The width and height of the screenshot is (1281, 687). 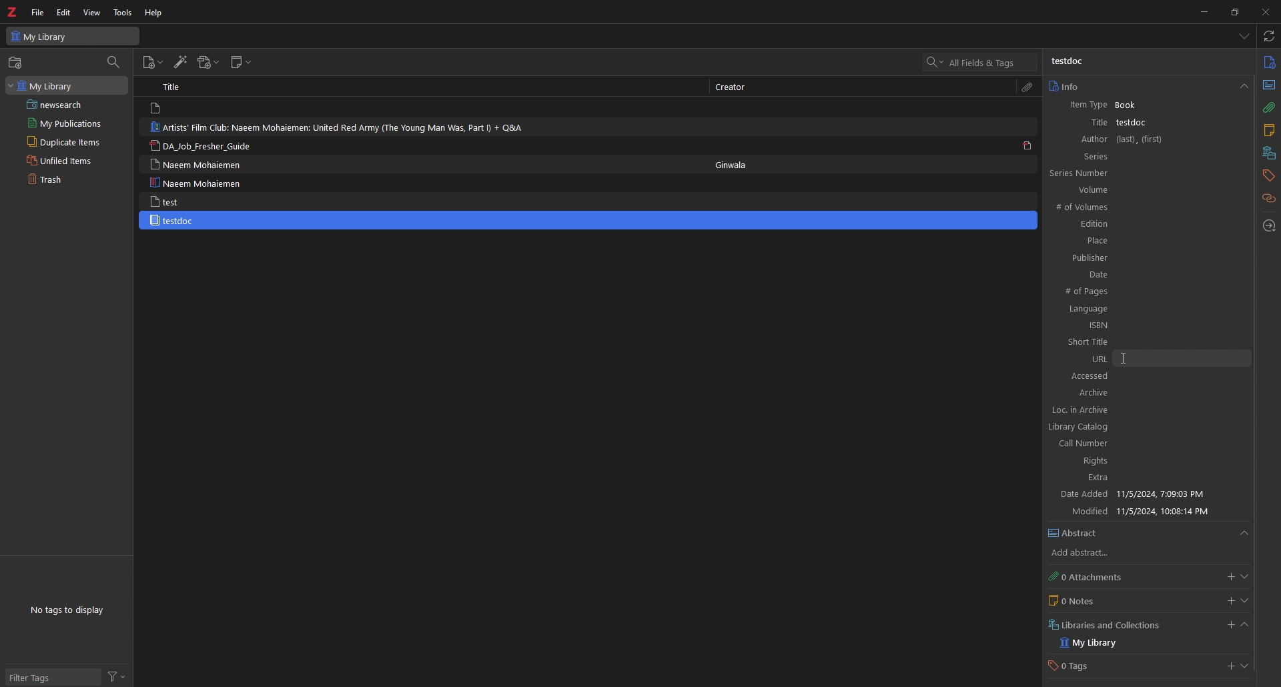 I want to click on Call Number, so click(x=1140, y=444).